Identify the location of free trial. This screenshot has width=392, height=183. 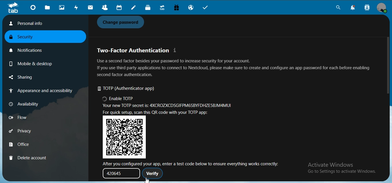
(177, 8).